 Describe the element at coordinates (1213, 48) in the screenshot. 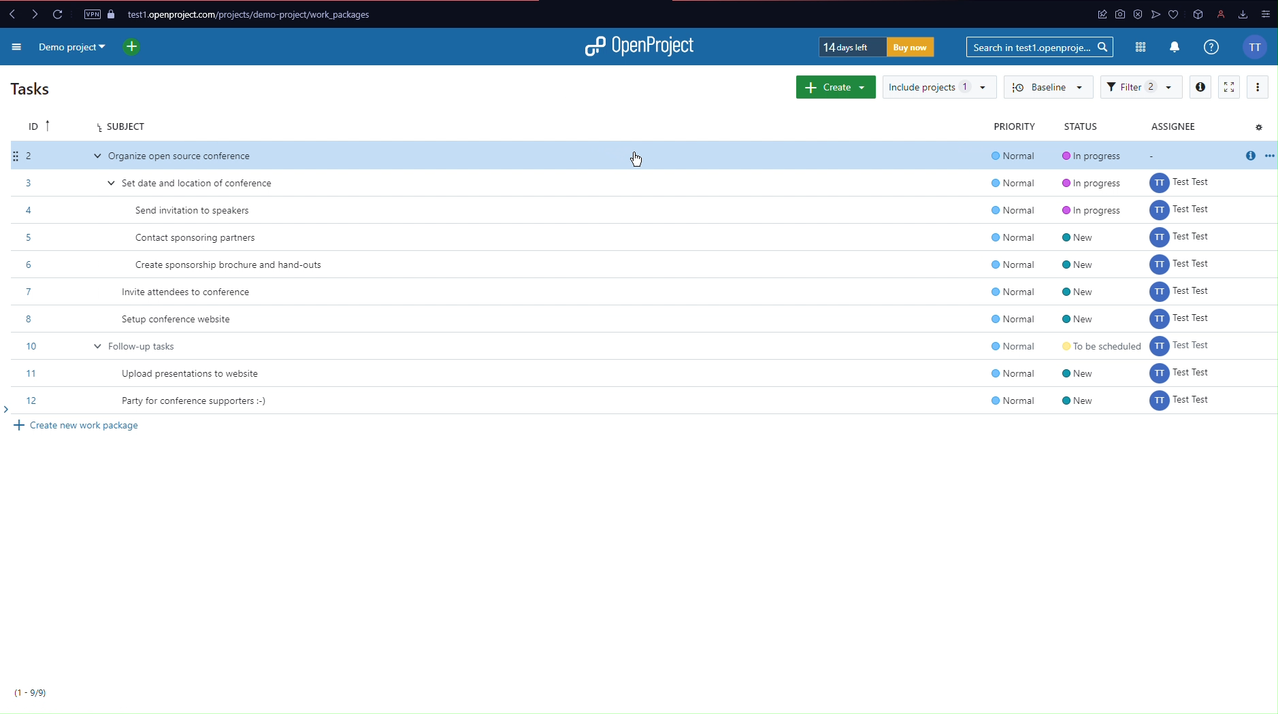

I see `Info` at that location.